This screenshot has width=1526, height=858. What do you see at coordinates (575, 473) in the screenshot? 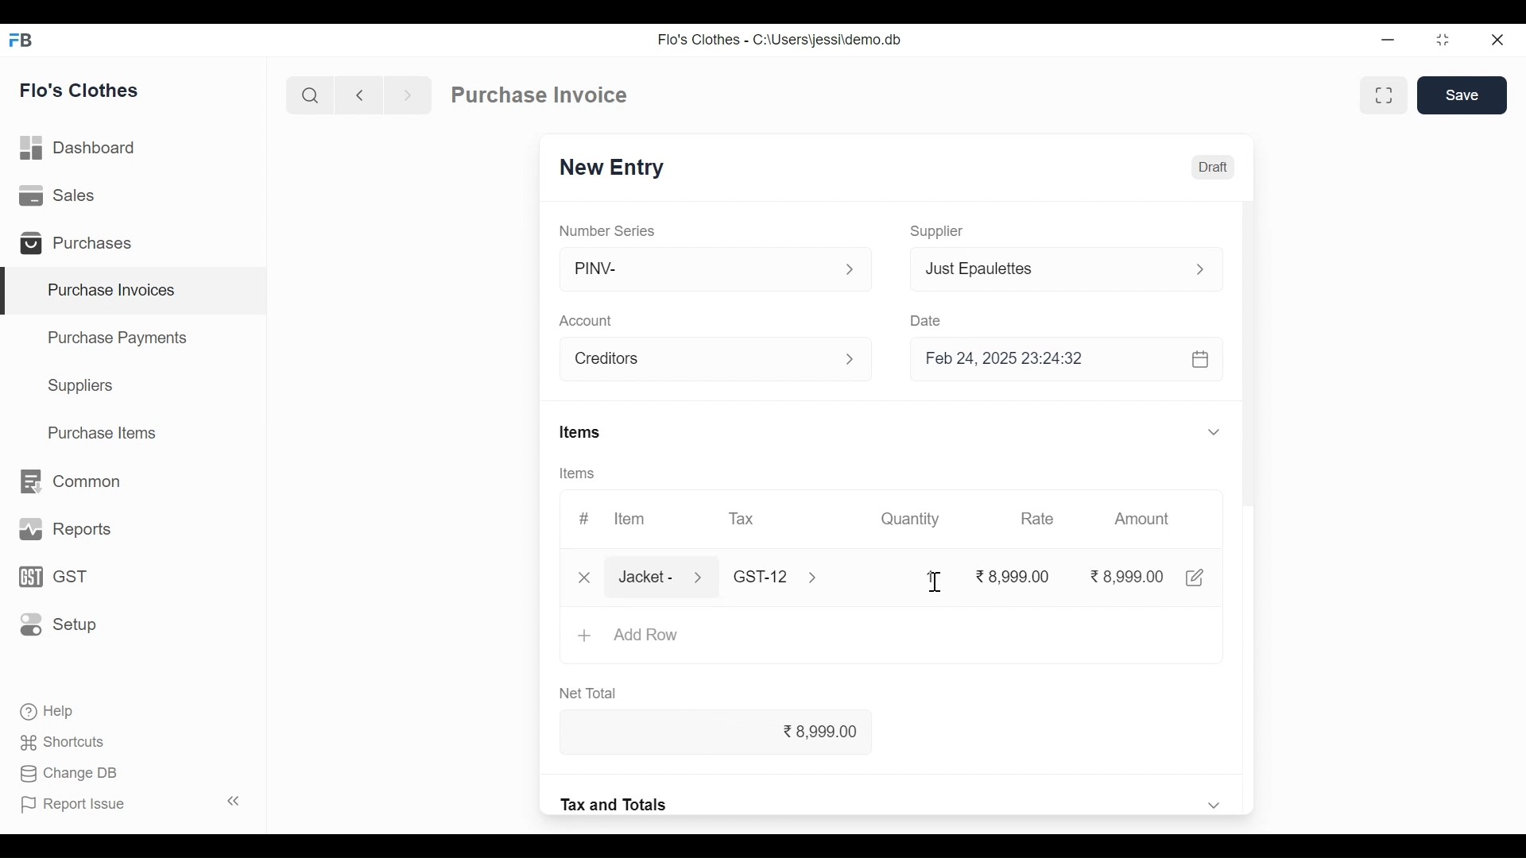
I see `Items` at bounding box center [575, 473].